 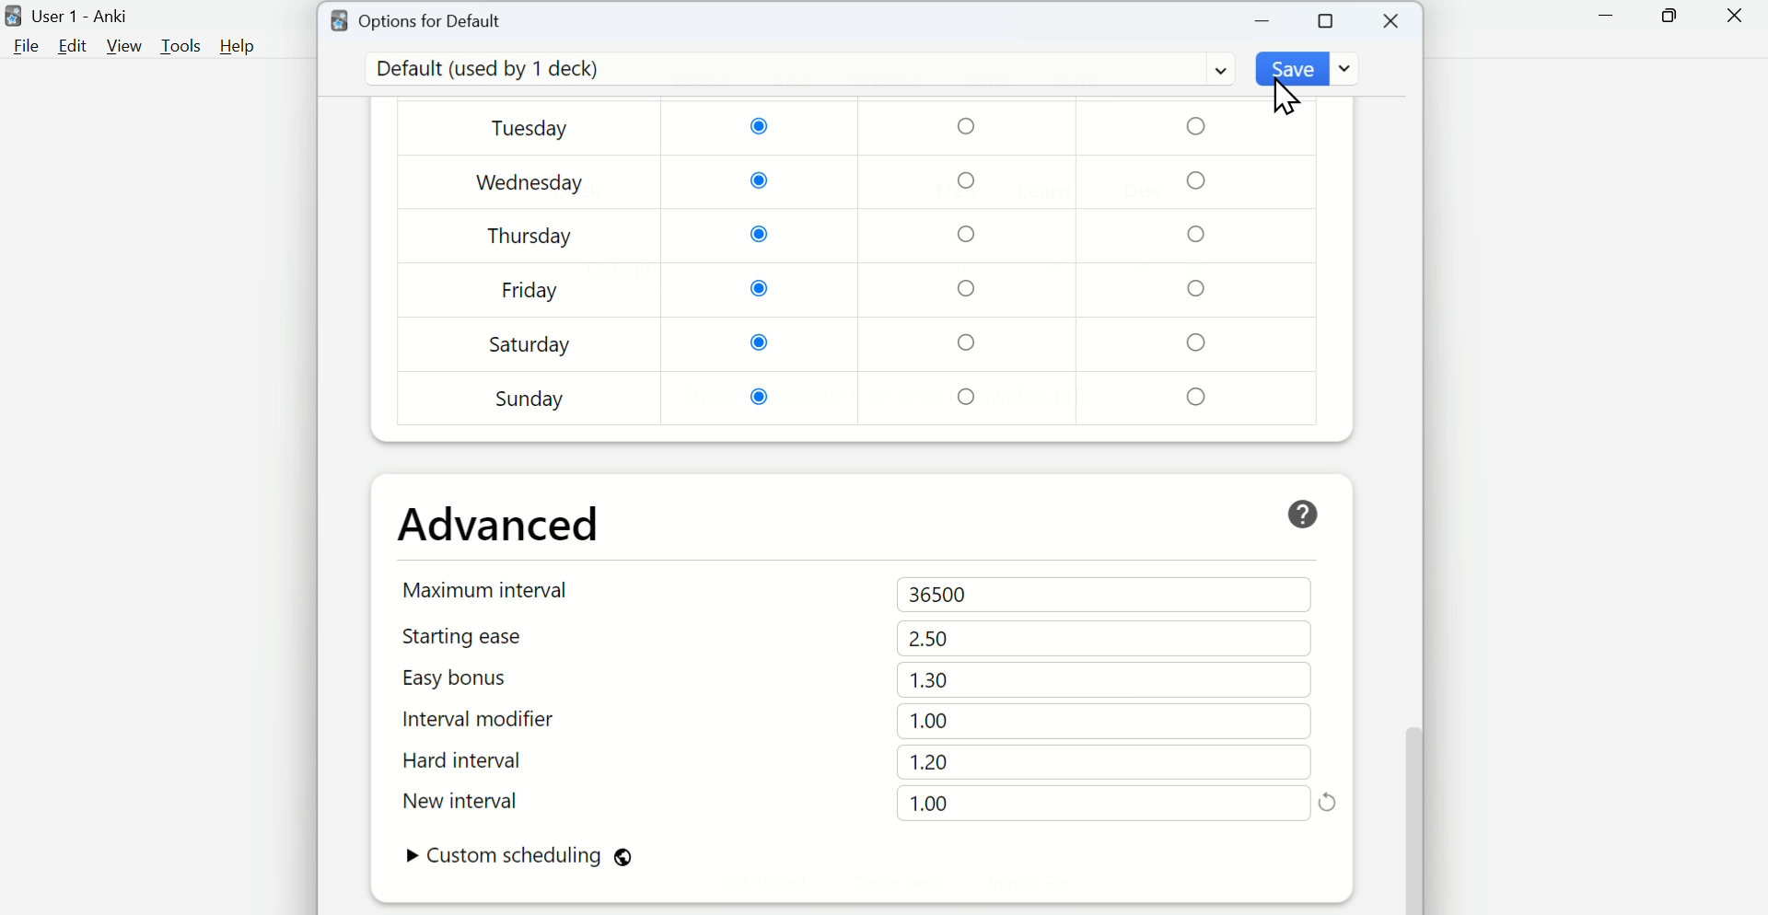 What do you see at coordinates (1328, 801) in the screenshot?
I see `Refresh` at bounding box center [1328, 801].